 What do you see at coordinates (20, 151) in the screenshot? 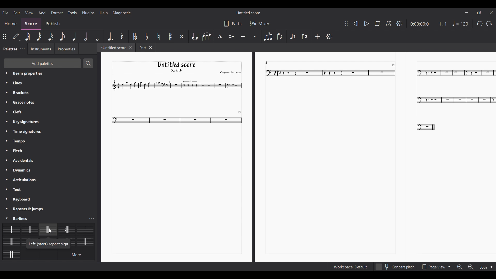
I see `Palette settings` at bounding box center [20, 151].